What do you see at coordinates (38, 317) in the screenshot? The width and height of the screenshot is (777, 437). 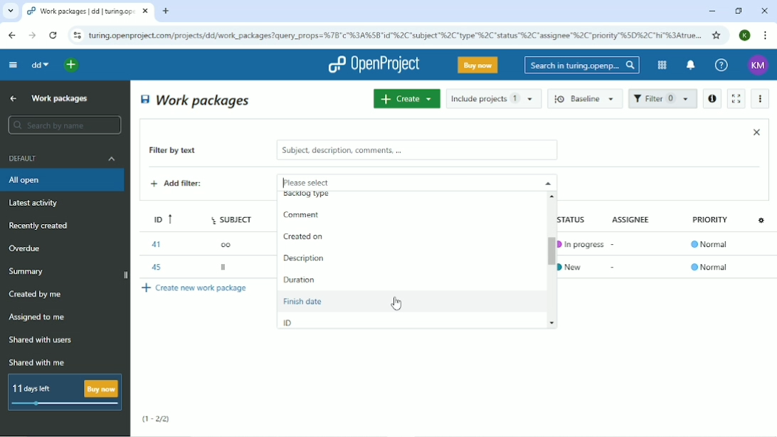 I see `Assigned to me` at bounding box center [38, 317].